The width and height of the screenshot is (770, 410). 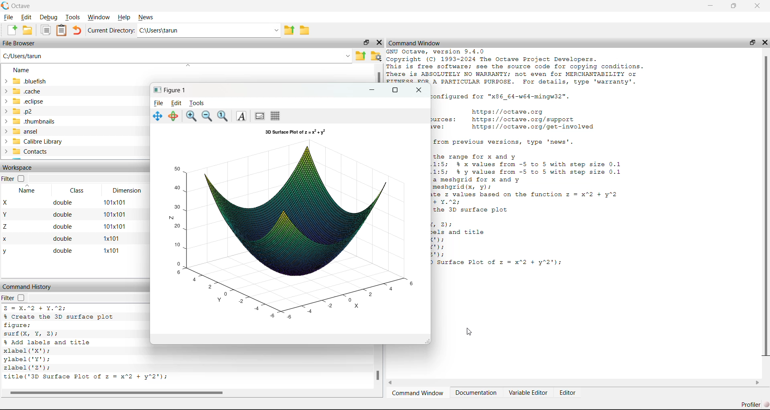 I want to click on File, so click(x=159, y=103).